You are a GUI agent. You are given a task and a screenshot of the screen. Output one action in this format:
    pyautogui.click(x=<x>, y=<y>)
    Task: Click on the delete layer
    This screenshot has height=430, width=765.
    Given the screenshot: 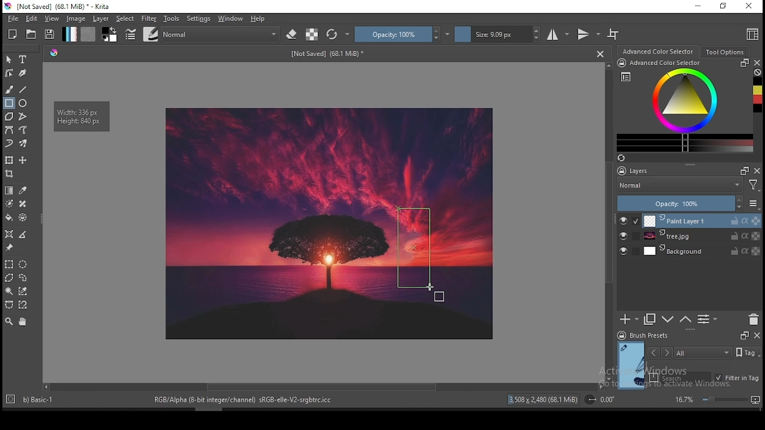 What is the action you would take?
    pyautogui.click(x=754, y=320)
    